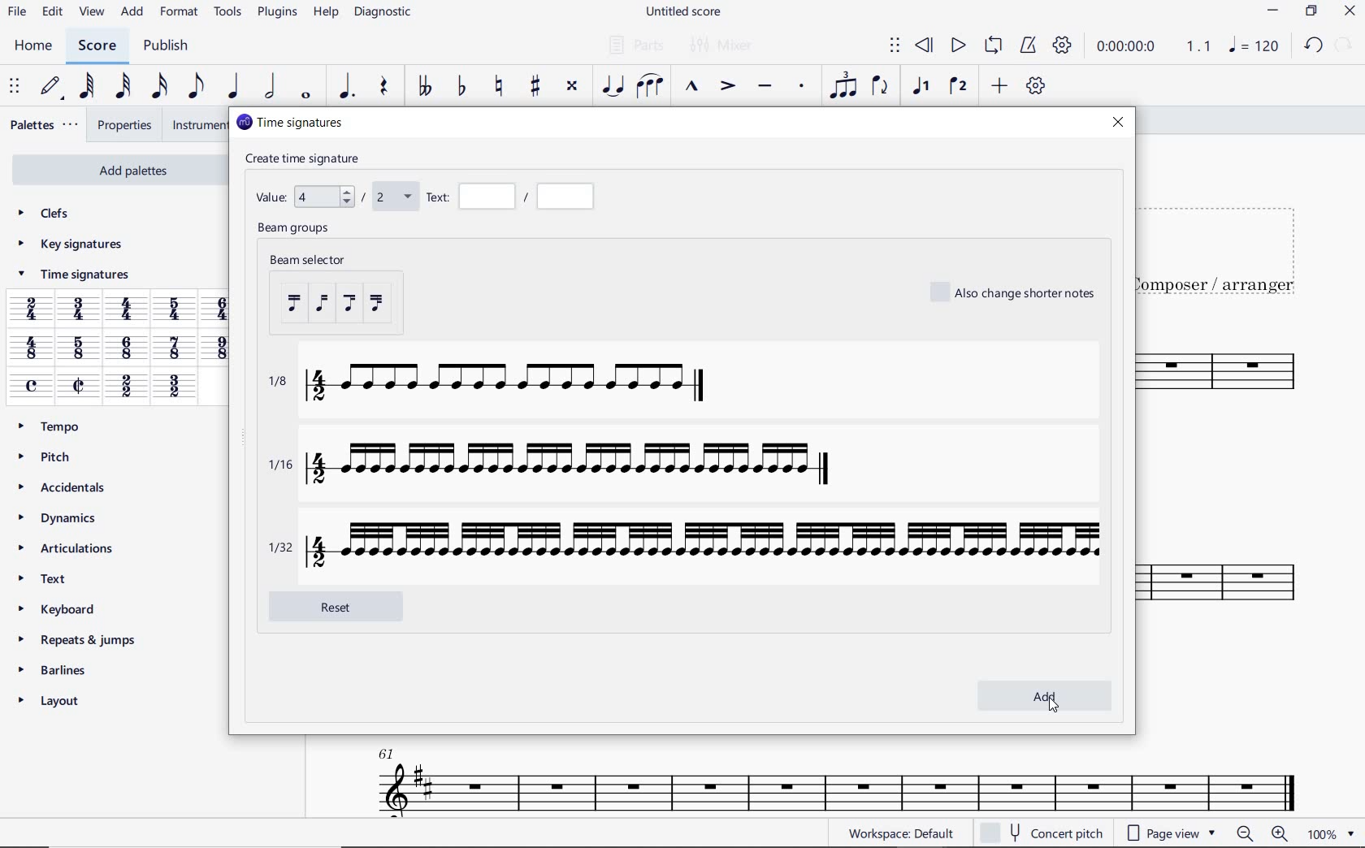 This screenshot has height=848, width=1365. What do you see at coordinates (880, 87) in the screenshot?
I see `FLIP DIRECTION` at bounding box center [880, 87].